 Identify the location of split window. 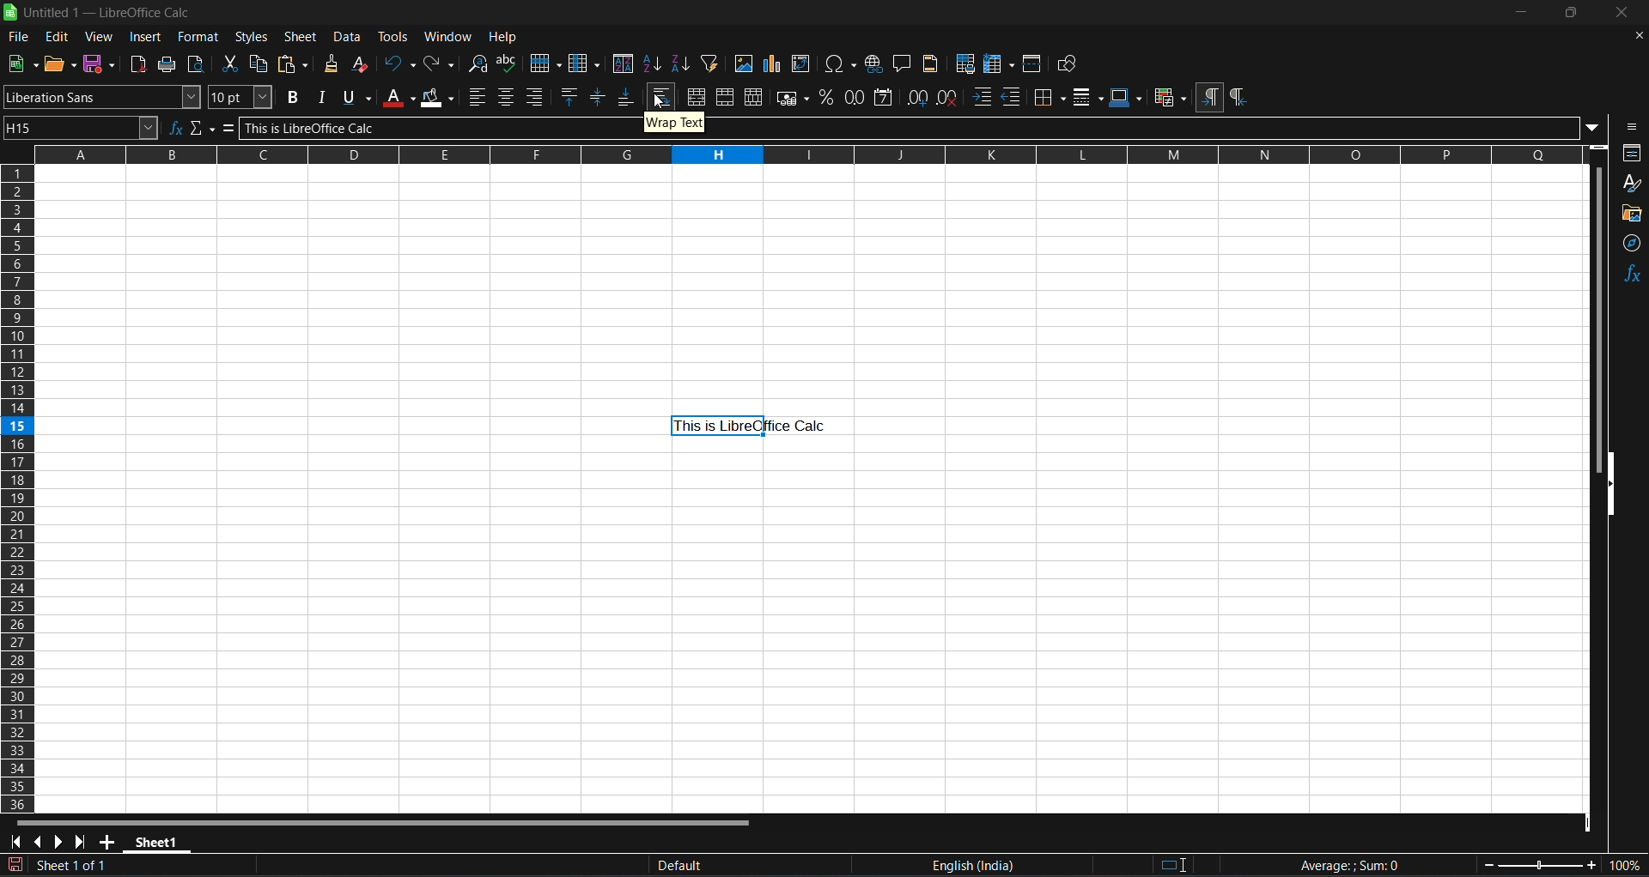
(1032, 64).